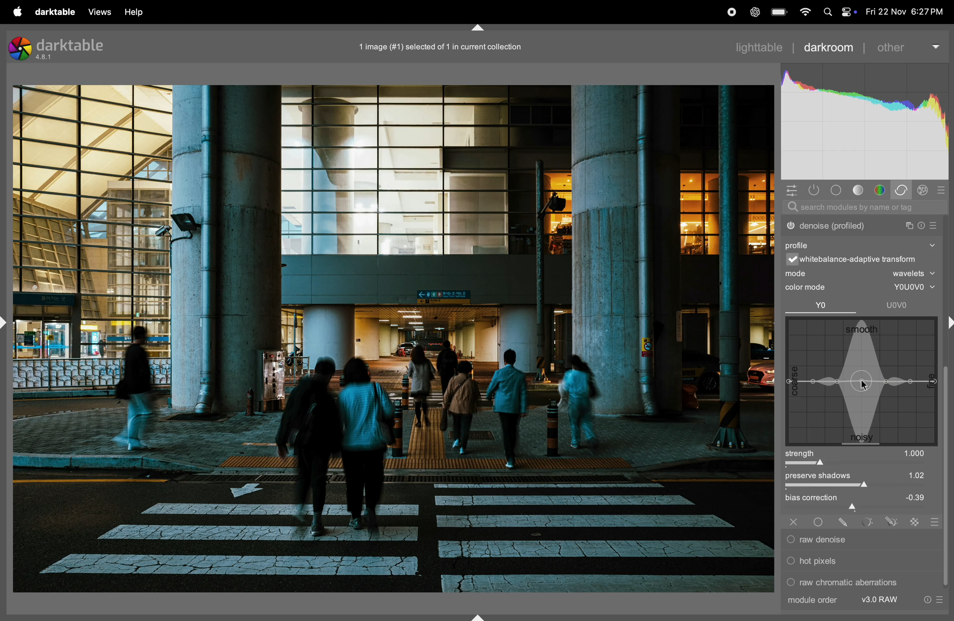 This screenshot has height=621, width=954. Describe the element at coordinates (837, 190) in the screenshot. I see `tone` at that location.